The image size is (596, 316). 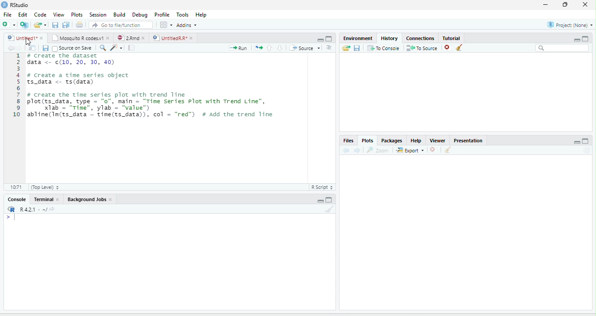 I want to click on Go to file/function, so click(x=121, y=25).